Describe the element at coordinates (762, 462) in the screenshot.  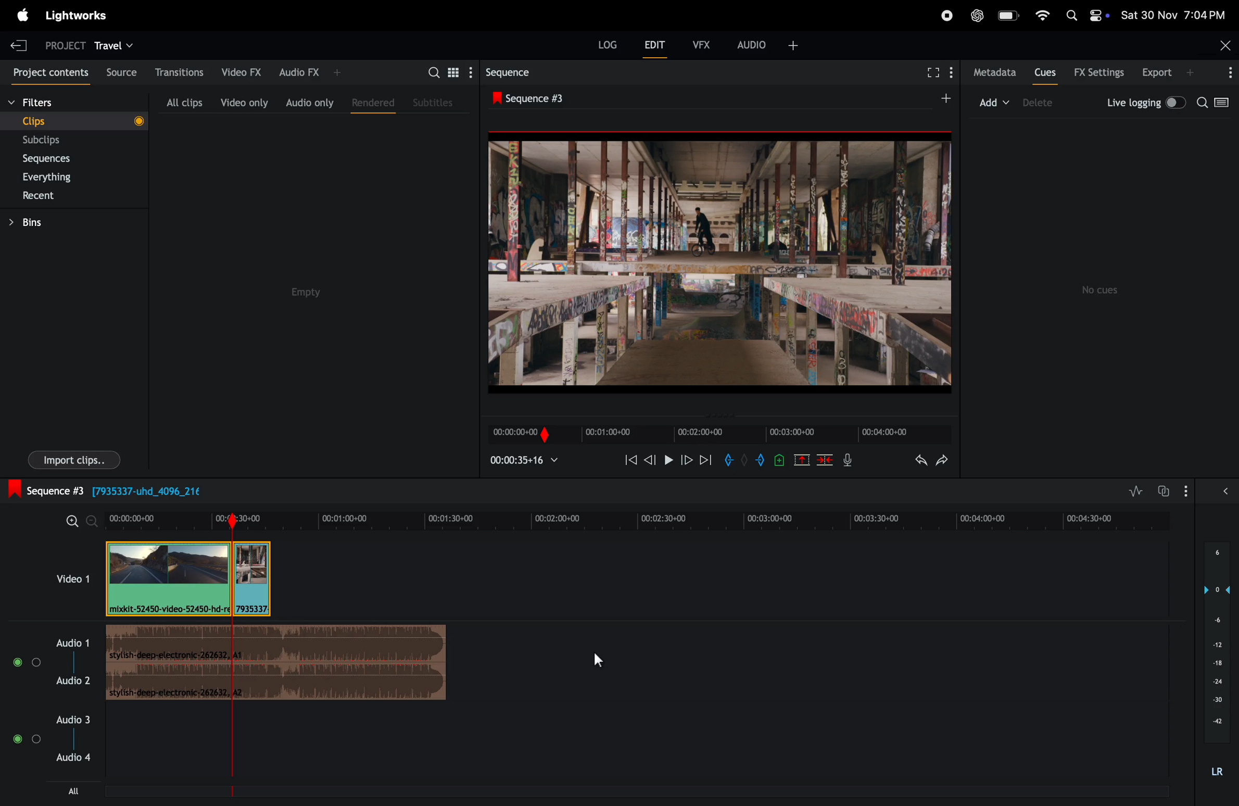
I see `add out` at that location.